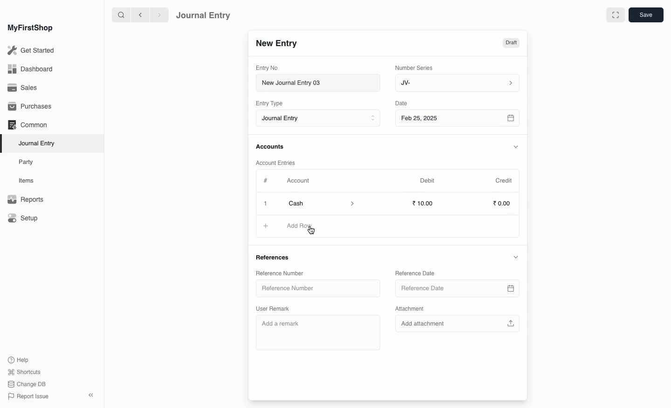  What do you see at coordinates (279, 163) in the screenshot?
I see `Account Entries` at bounding box center [279, 163].